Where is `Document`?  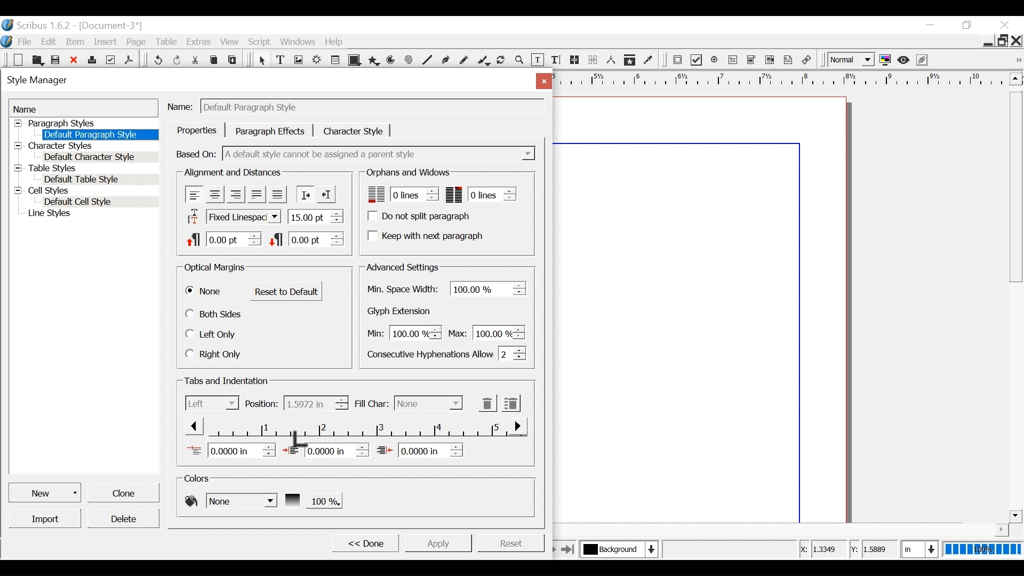
Document is located at coordinates (109, 26).